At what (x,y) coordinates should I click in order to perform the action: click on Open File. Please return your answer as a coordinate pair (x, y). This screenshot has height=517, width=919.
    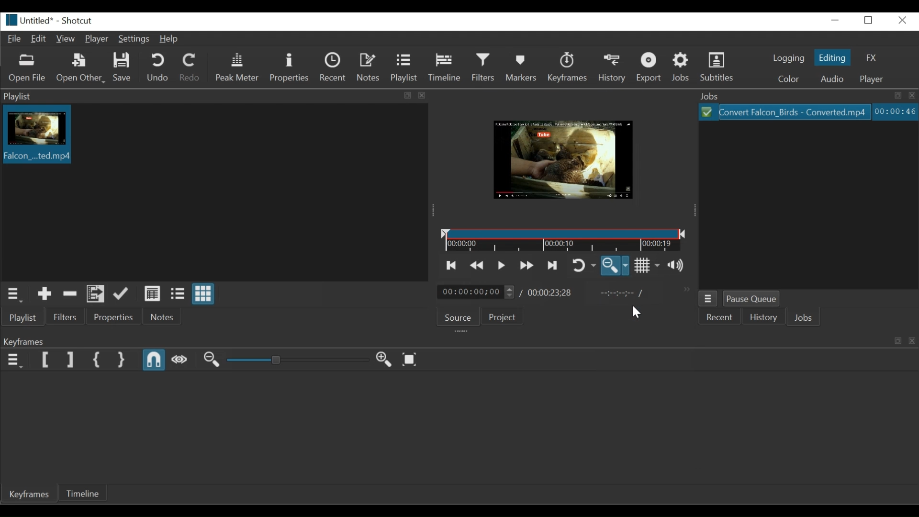
    Looking at the image, I should click on (28, 68).